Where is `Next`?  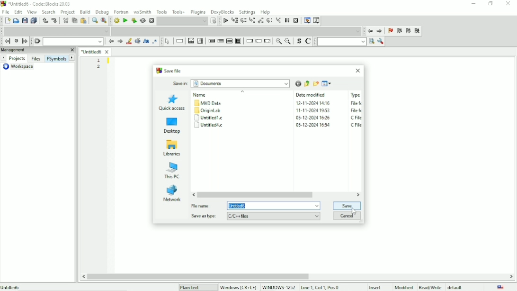
Next is located at coordinates (72, 57).